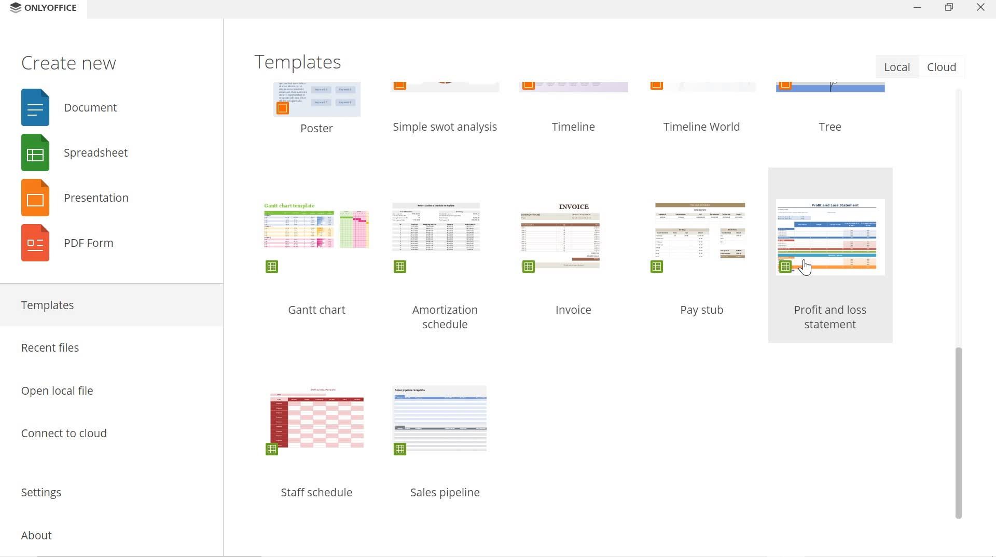 This screenshot has width=996, height=557. I want to click on Template design, so click(440, 236).